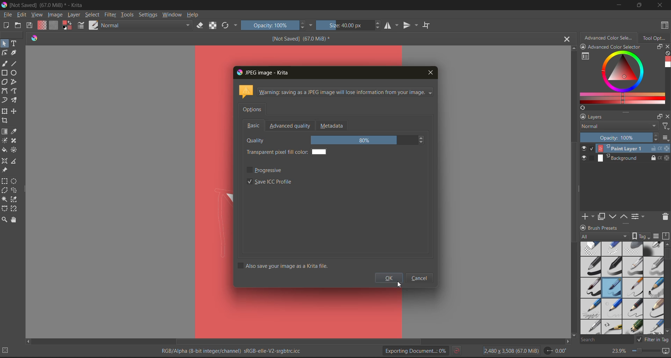 This screenshot has width=671, height=358. What do you see at coordinates (149, 15) in the screenshot?
I see `settings` at bounding box center [149, 15].